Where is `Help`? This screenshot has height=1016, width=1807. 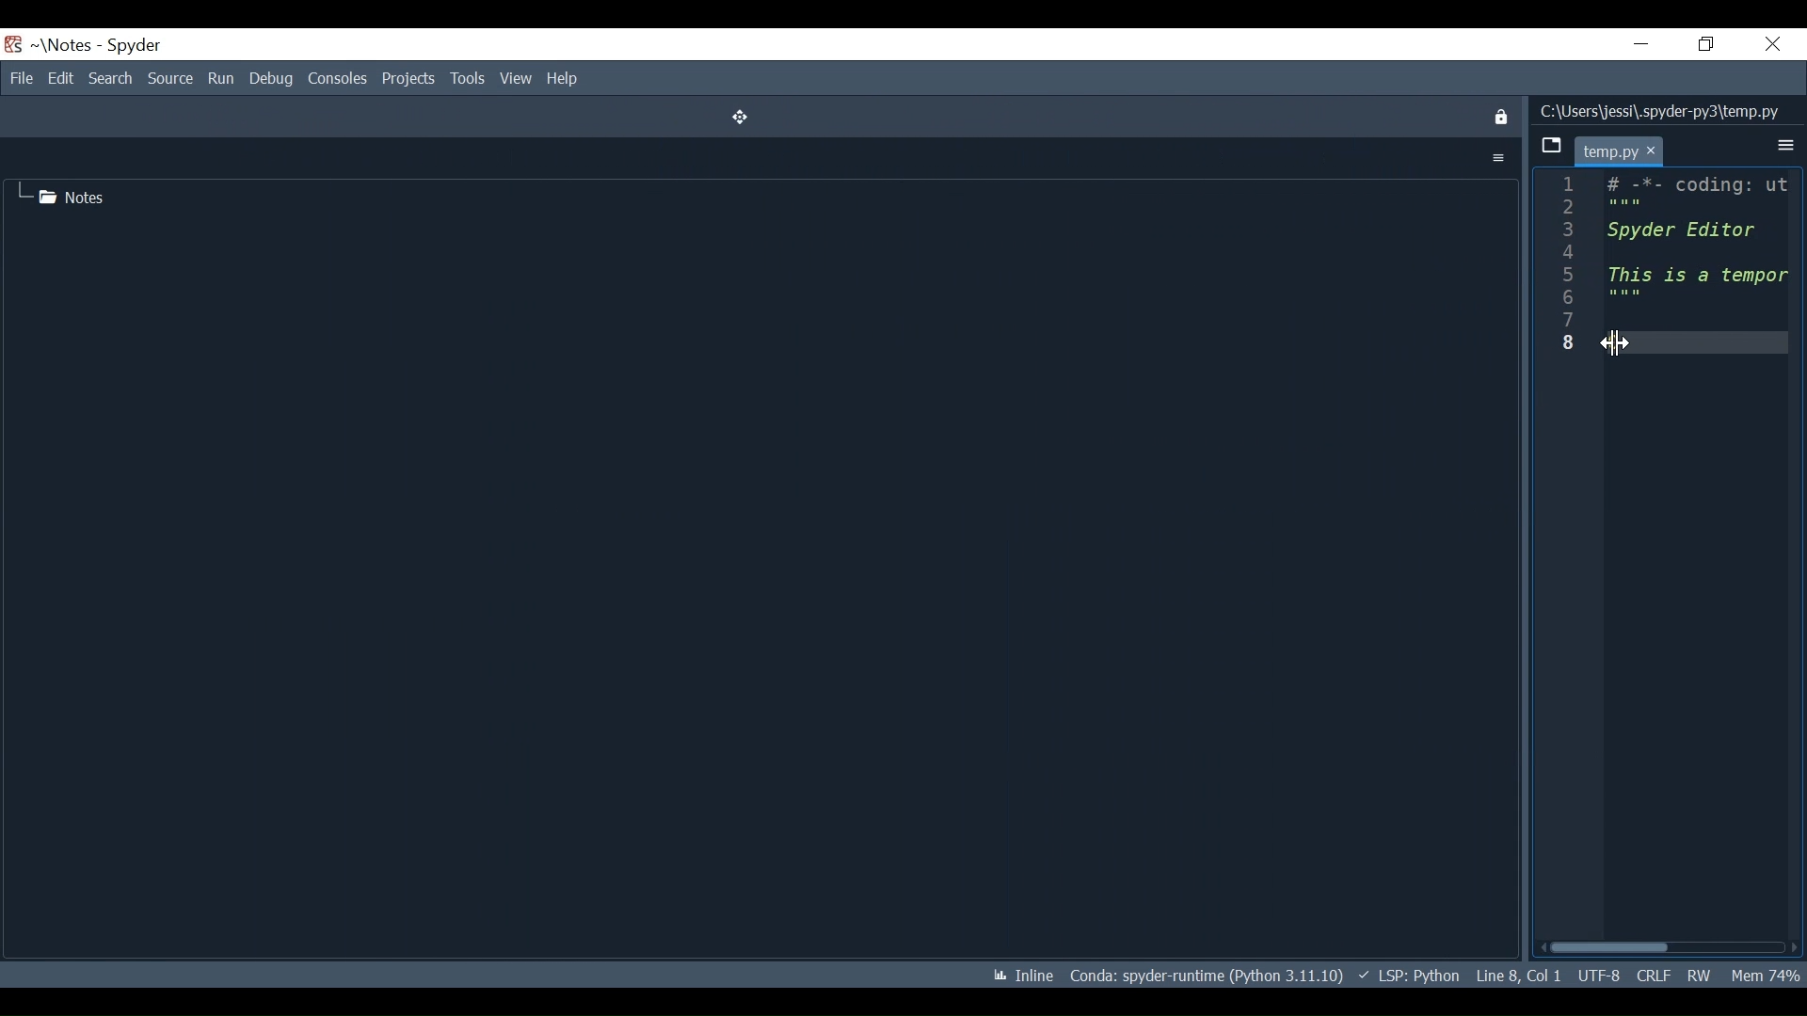
Help is located at coordinates (562, 78).